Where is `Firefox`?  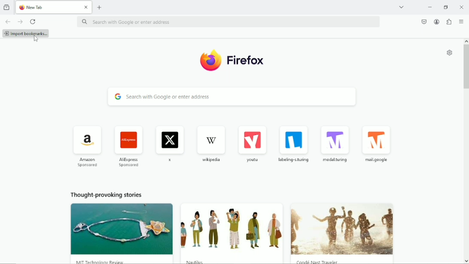
Firefox is located at coordinates (247, 60).